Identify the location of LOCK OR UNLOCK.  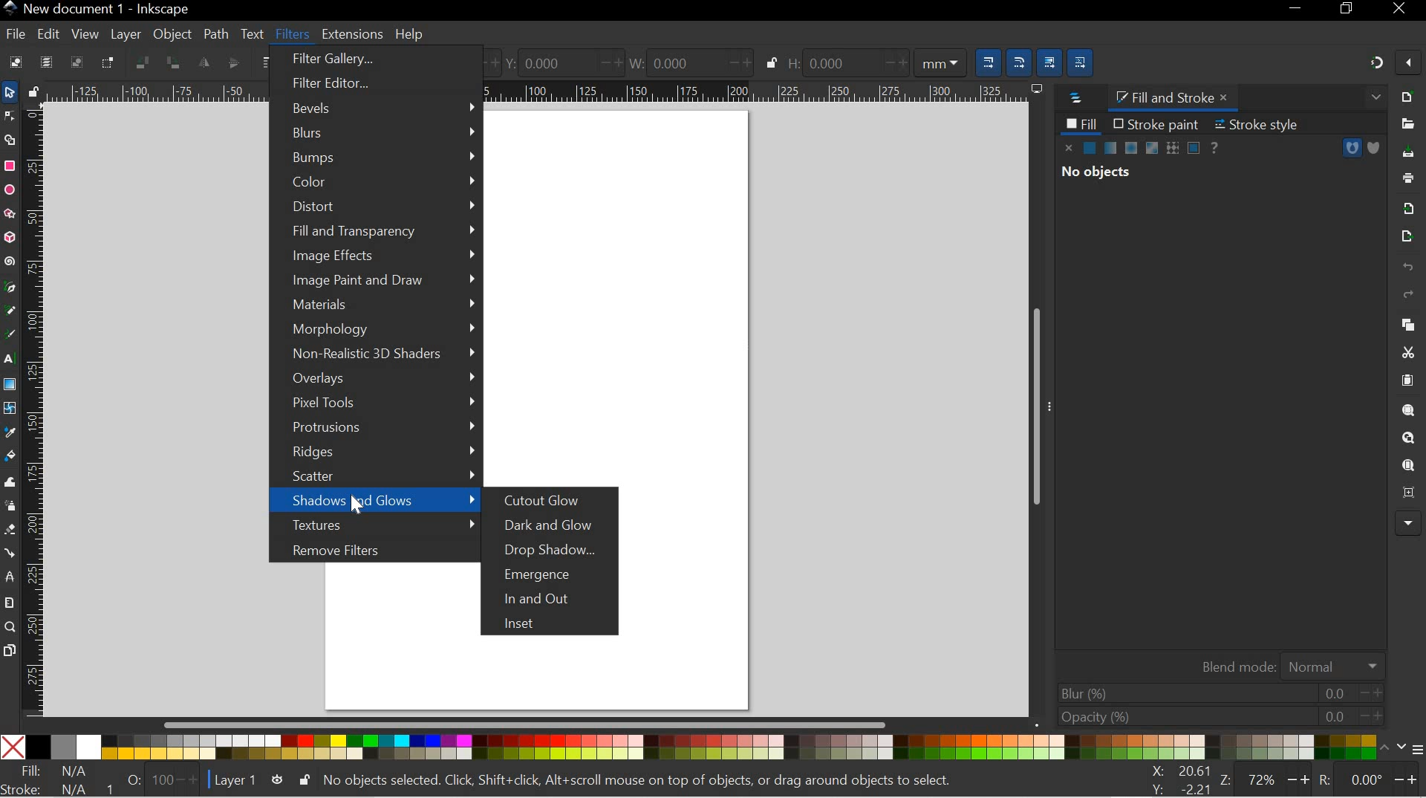
(303, 780).